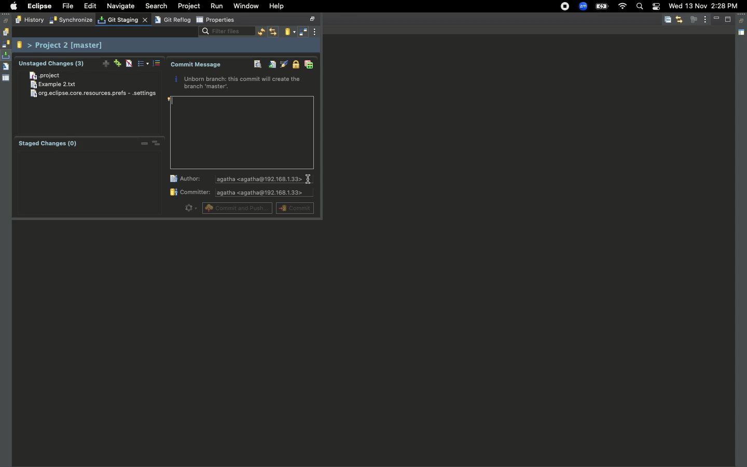 The width and height of the screenshot is (747, 467). Describe the element at coordinates (742, 21) in the screenshot. I see `Restore` at that location.